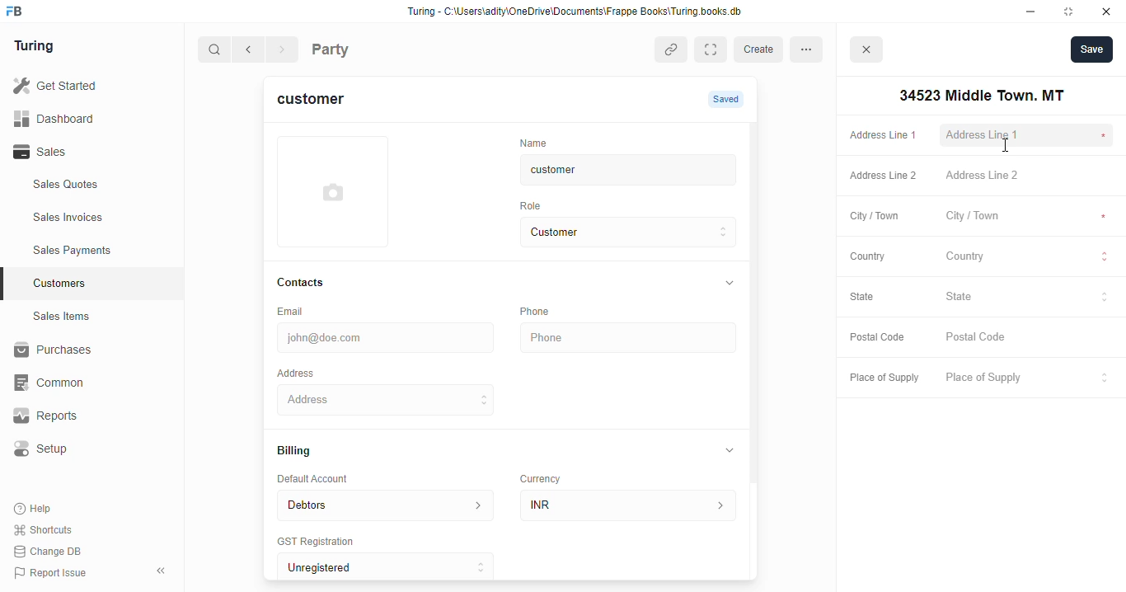  Describe the element at coordinates (38, 47) in the screenshot. I see `Turing` at that location.